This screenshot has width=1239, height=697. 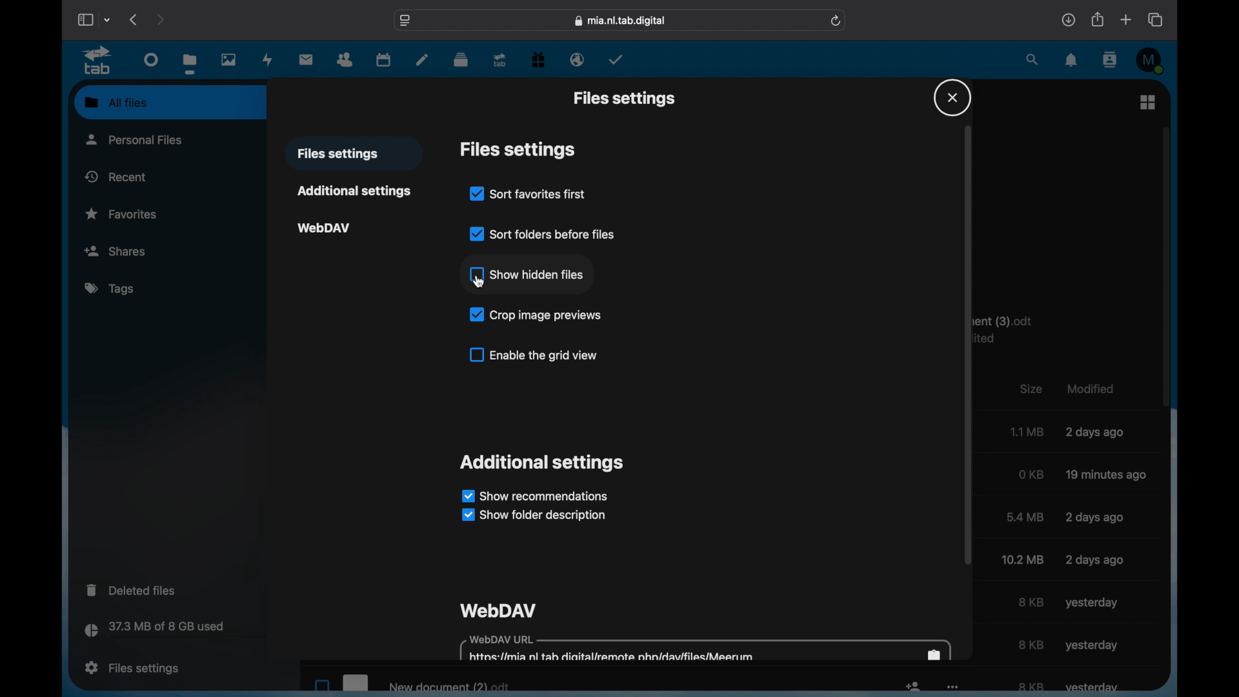 What do you see at coordinates (1096, 19) in the screenshot?
I see `share` at bounding box center [1096, 19].